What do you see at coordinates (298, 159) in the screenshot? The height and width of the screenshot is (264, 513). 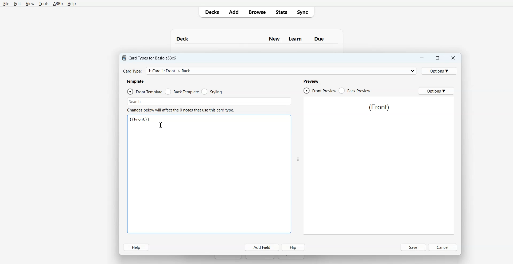 I see `Drag Handle` at bounding box center [298, 159].